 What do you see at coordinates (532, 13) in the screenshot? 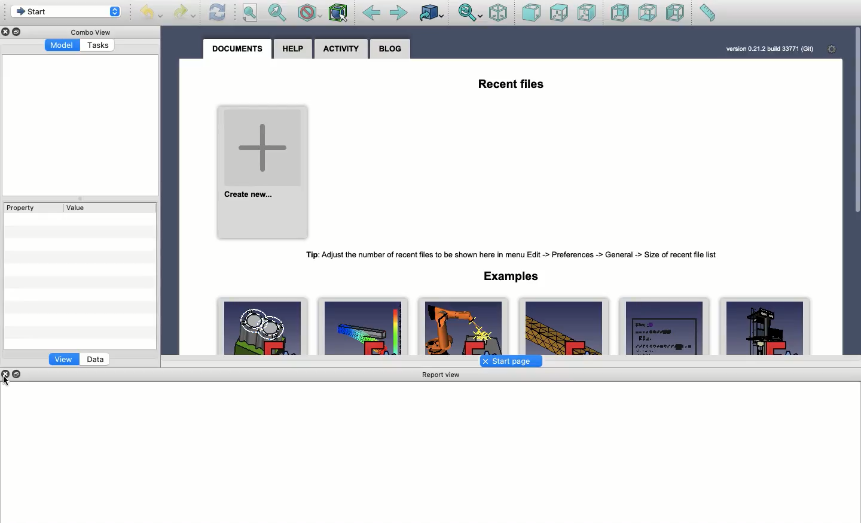
I see `Front` at bounding box center [532, 13].